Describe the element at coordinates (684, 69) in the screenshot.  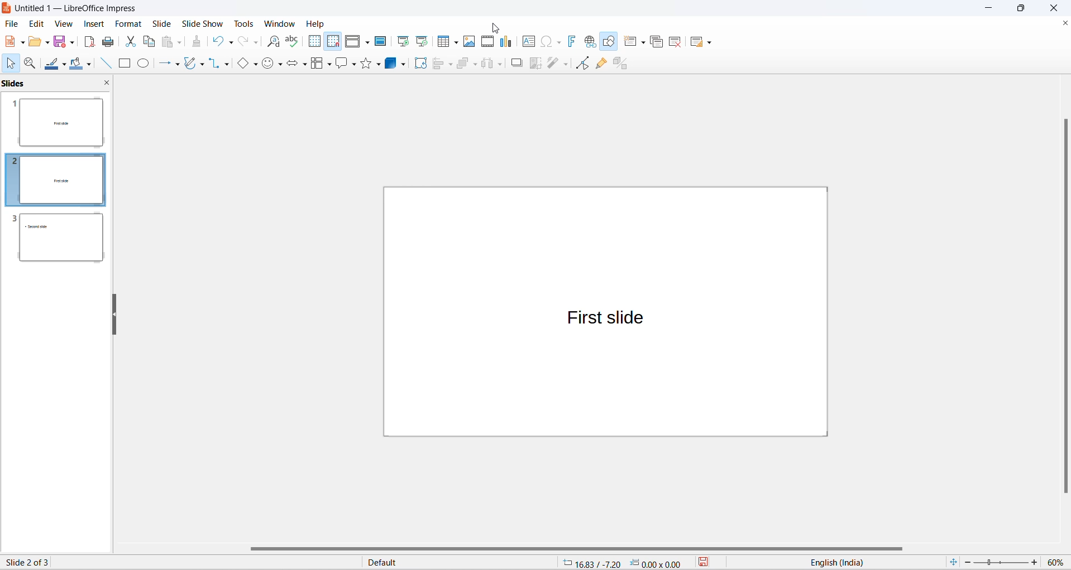
I see `duplicate slide text` at that location.